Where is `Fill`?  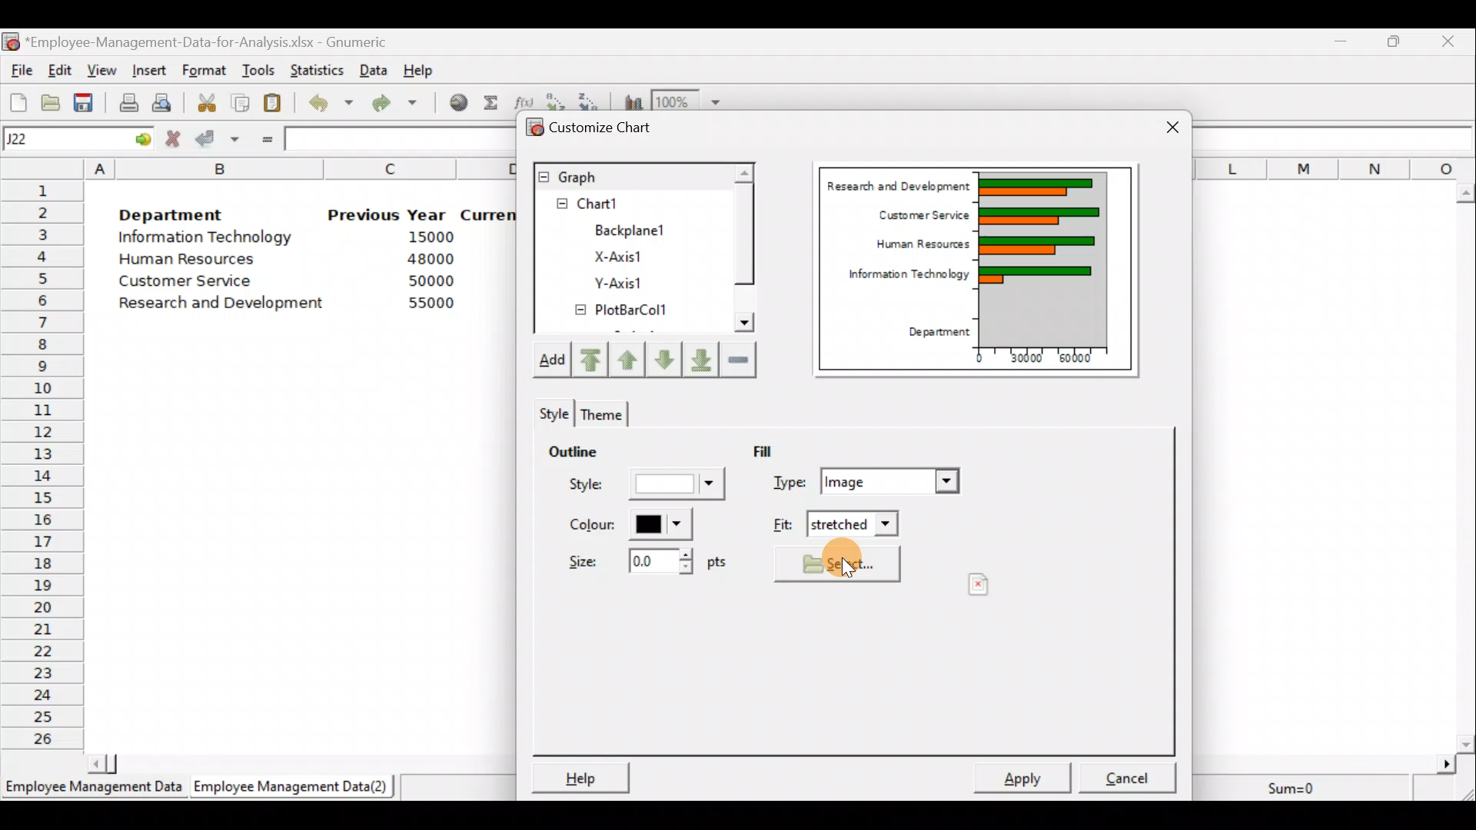 Fill is located at coordinates (782, 450).